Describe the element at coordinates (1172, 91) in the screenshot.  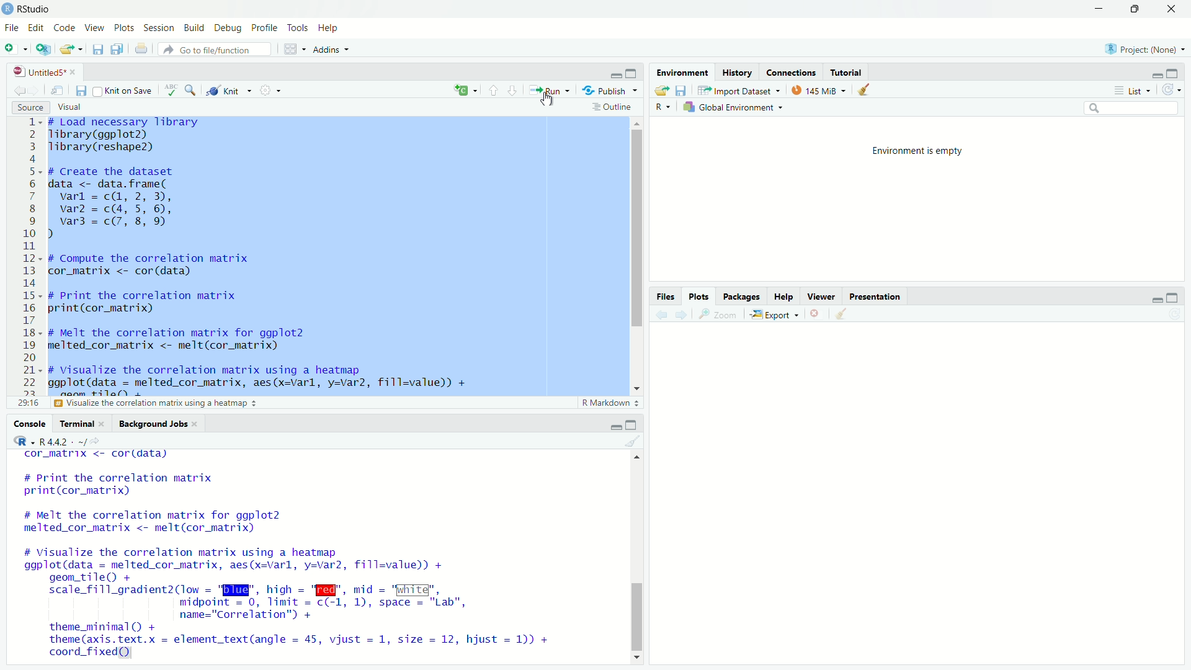
I see `refresh` at that location.